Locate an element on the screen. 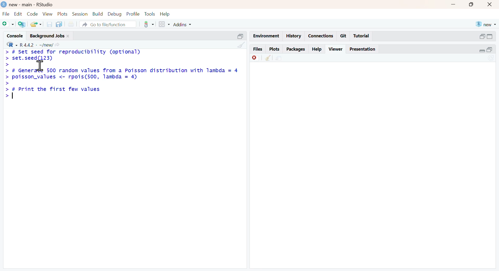  Background jobs is located at coordinates (48, 37).